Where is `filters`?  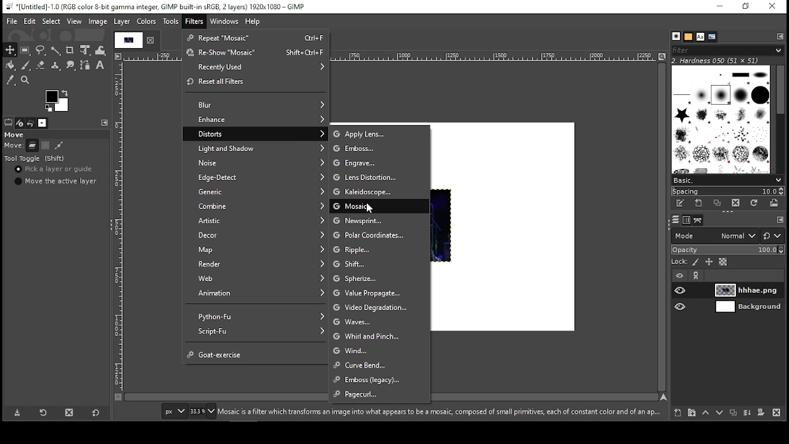 filters is located at coordinates (194, 20).